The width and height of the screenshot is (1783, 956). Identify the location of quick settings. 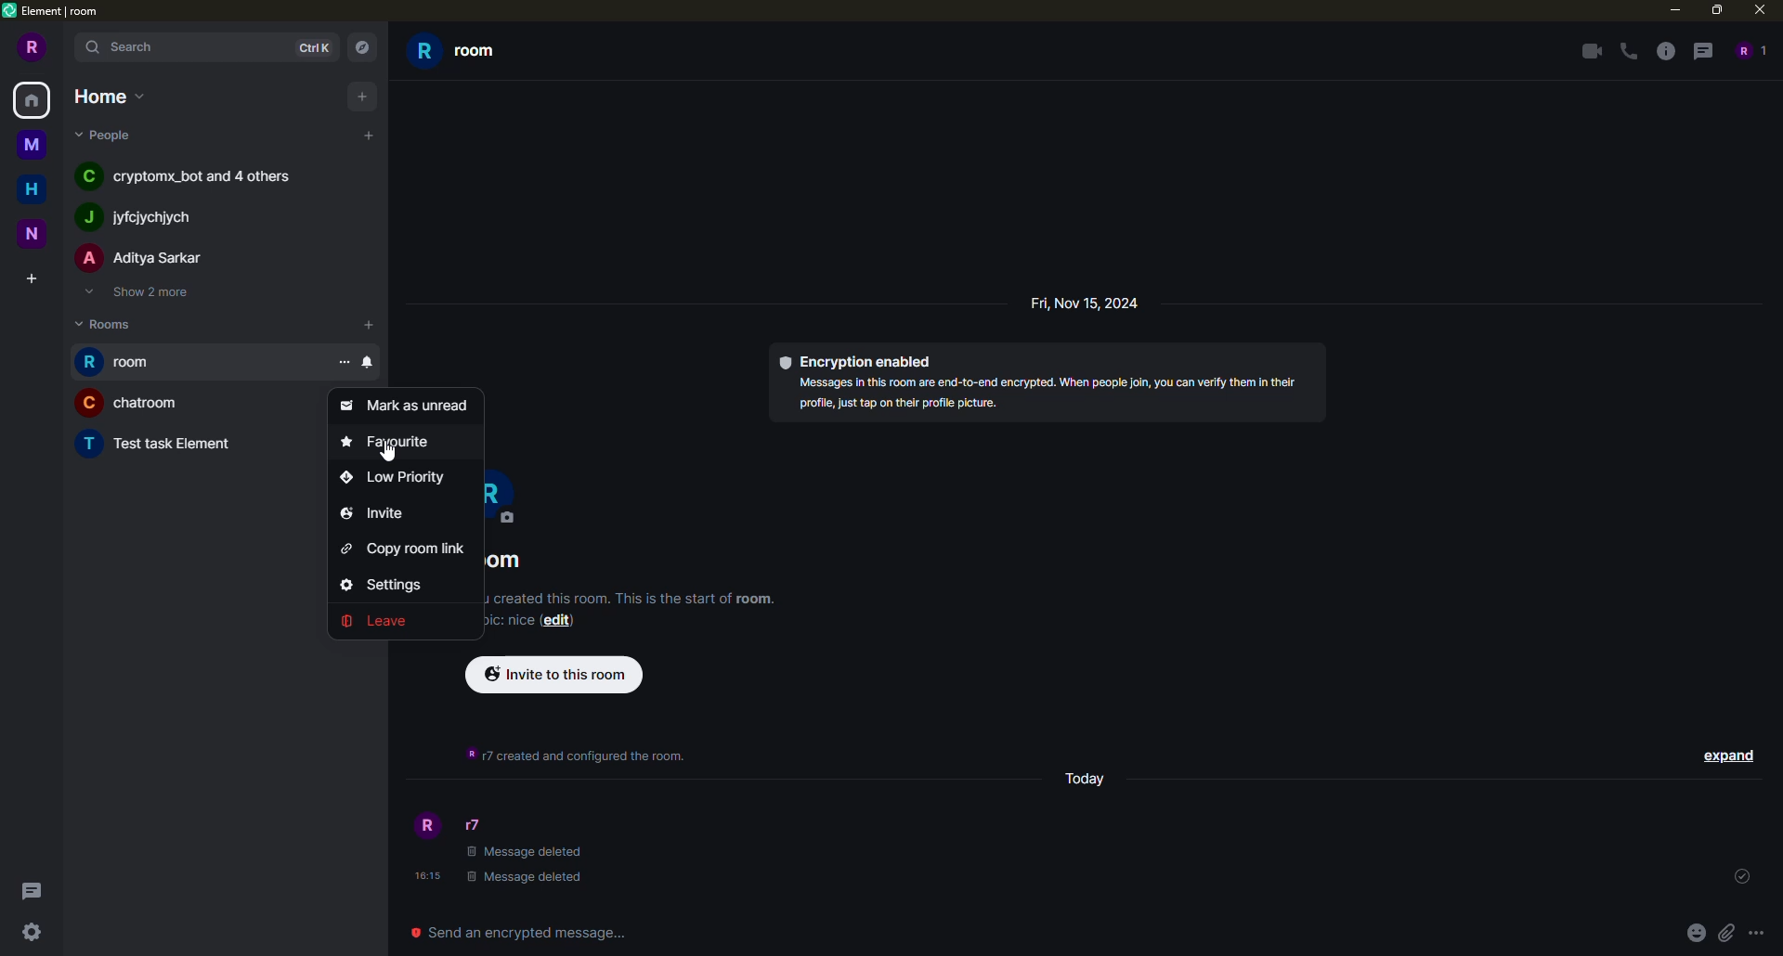
(32, 934).